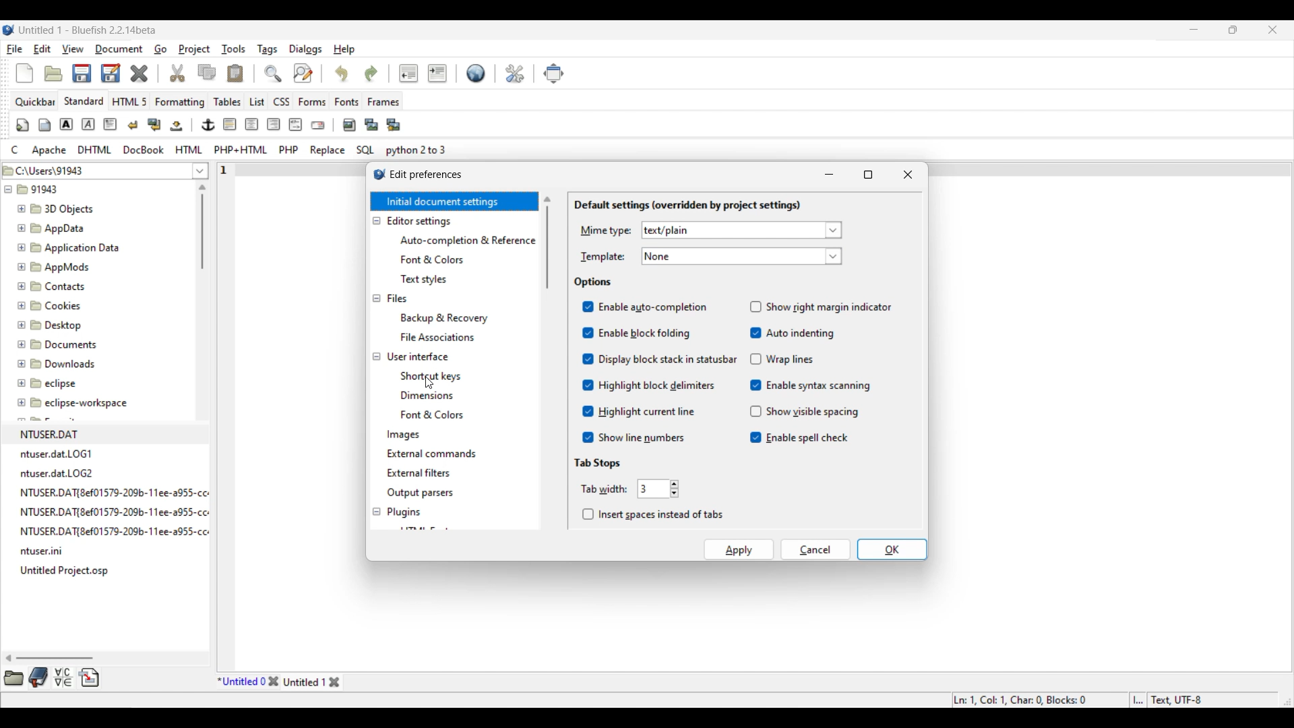 This screenshot has height=728, width=1294. Describe the element at coordinates (202, 226) in the screenshot. I see `Vertical slide bar` at that location.